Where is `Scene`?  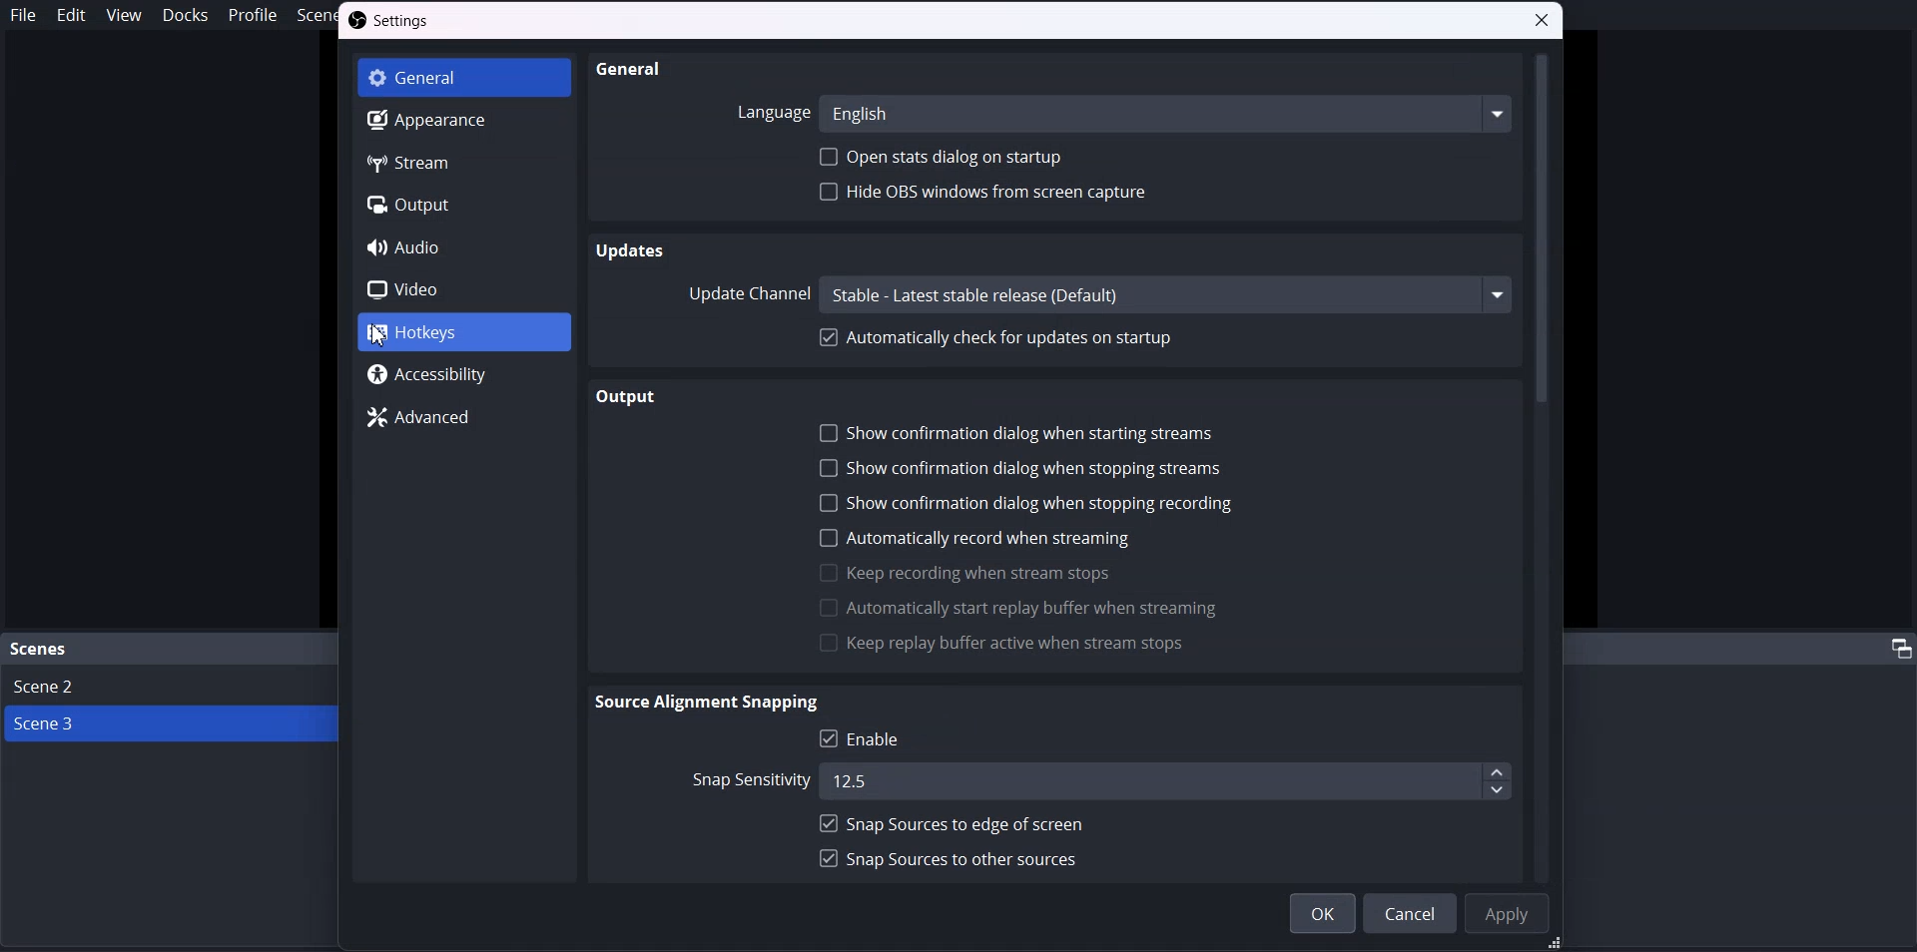 Scene is located at coordinates (40, 650).